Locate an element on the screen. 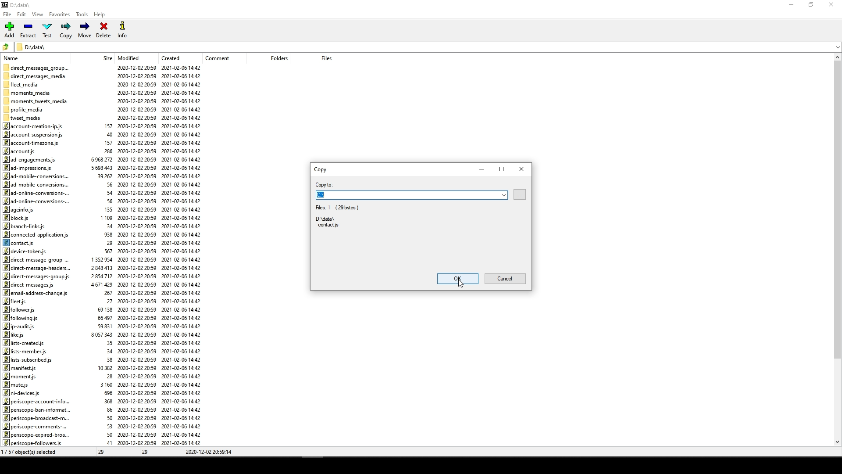 The height and width of the screenshot is (474, 842). account-timezone.js is located at coordinates (31, 142).